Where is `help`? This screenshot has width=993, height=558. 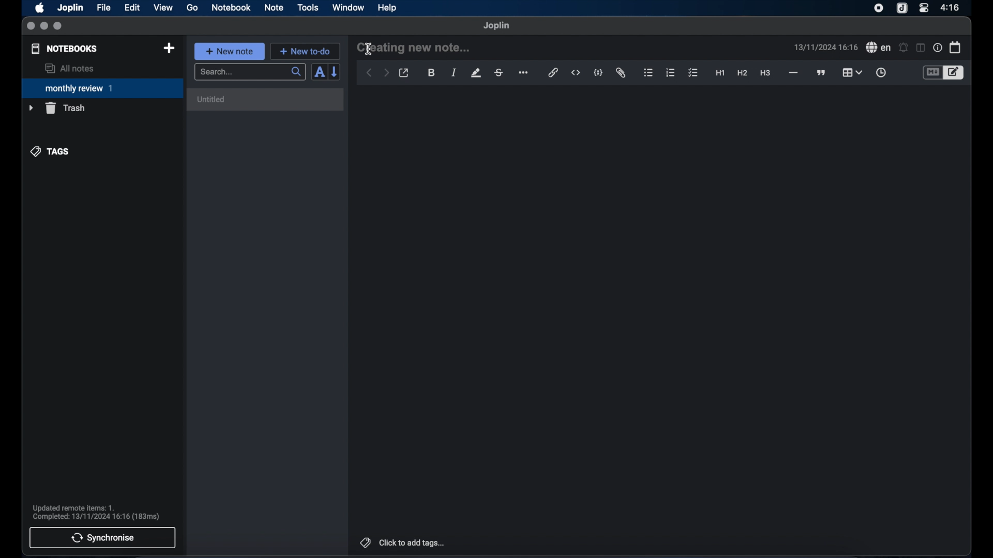
help is located at coordinates (388, 8).